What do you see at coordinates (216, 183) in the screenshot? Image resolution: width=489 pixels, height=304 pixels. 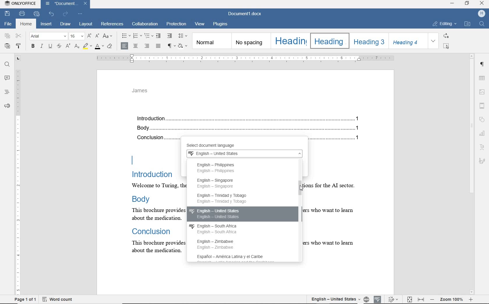 I see `English - Singapore` at bounding box center [216, 183].